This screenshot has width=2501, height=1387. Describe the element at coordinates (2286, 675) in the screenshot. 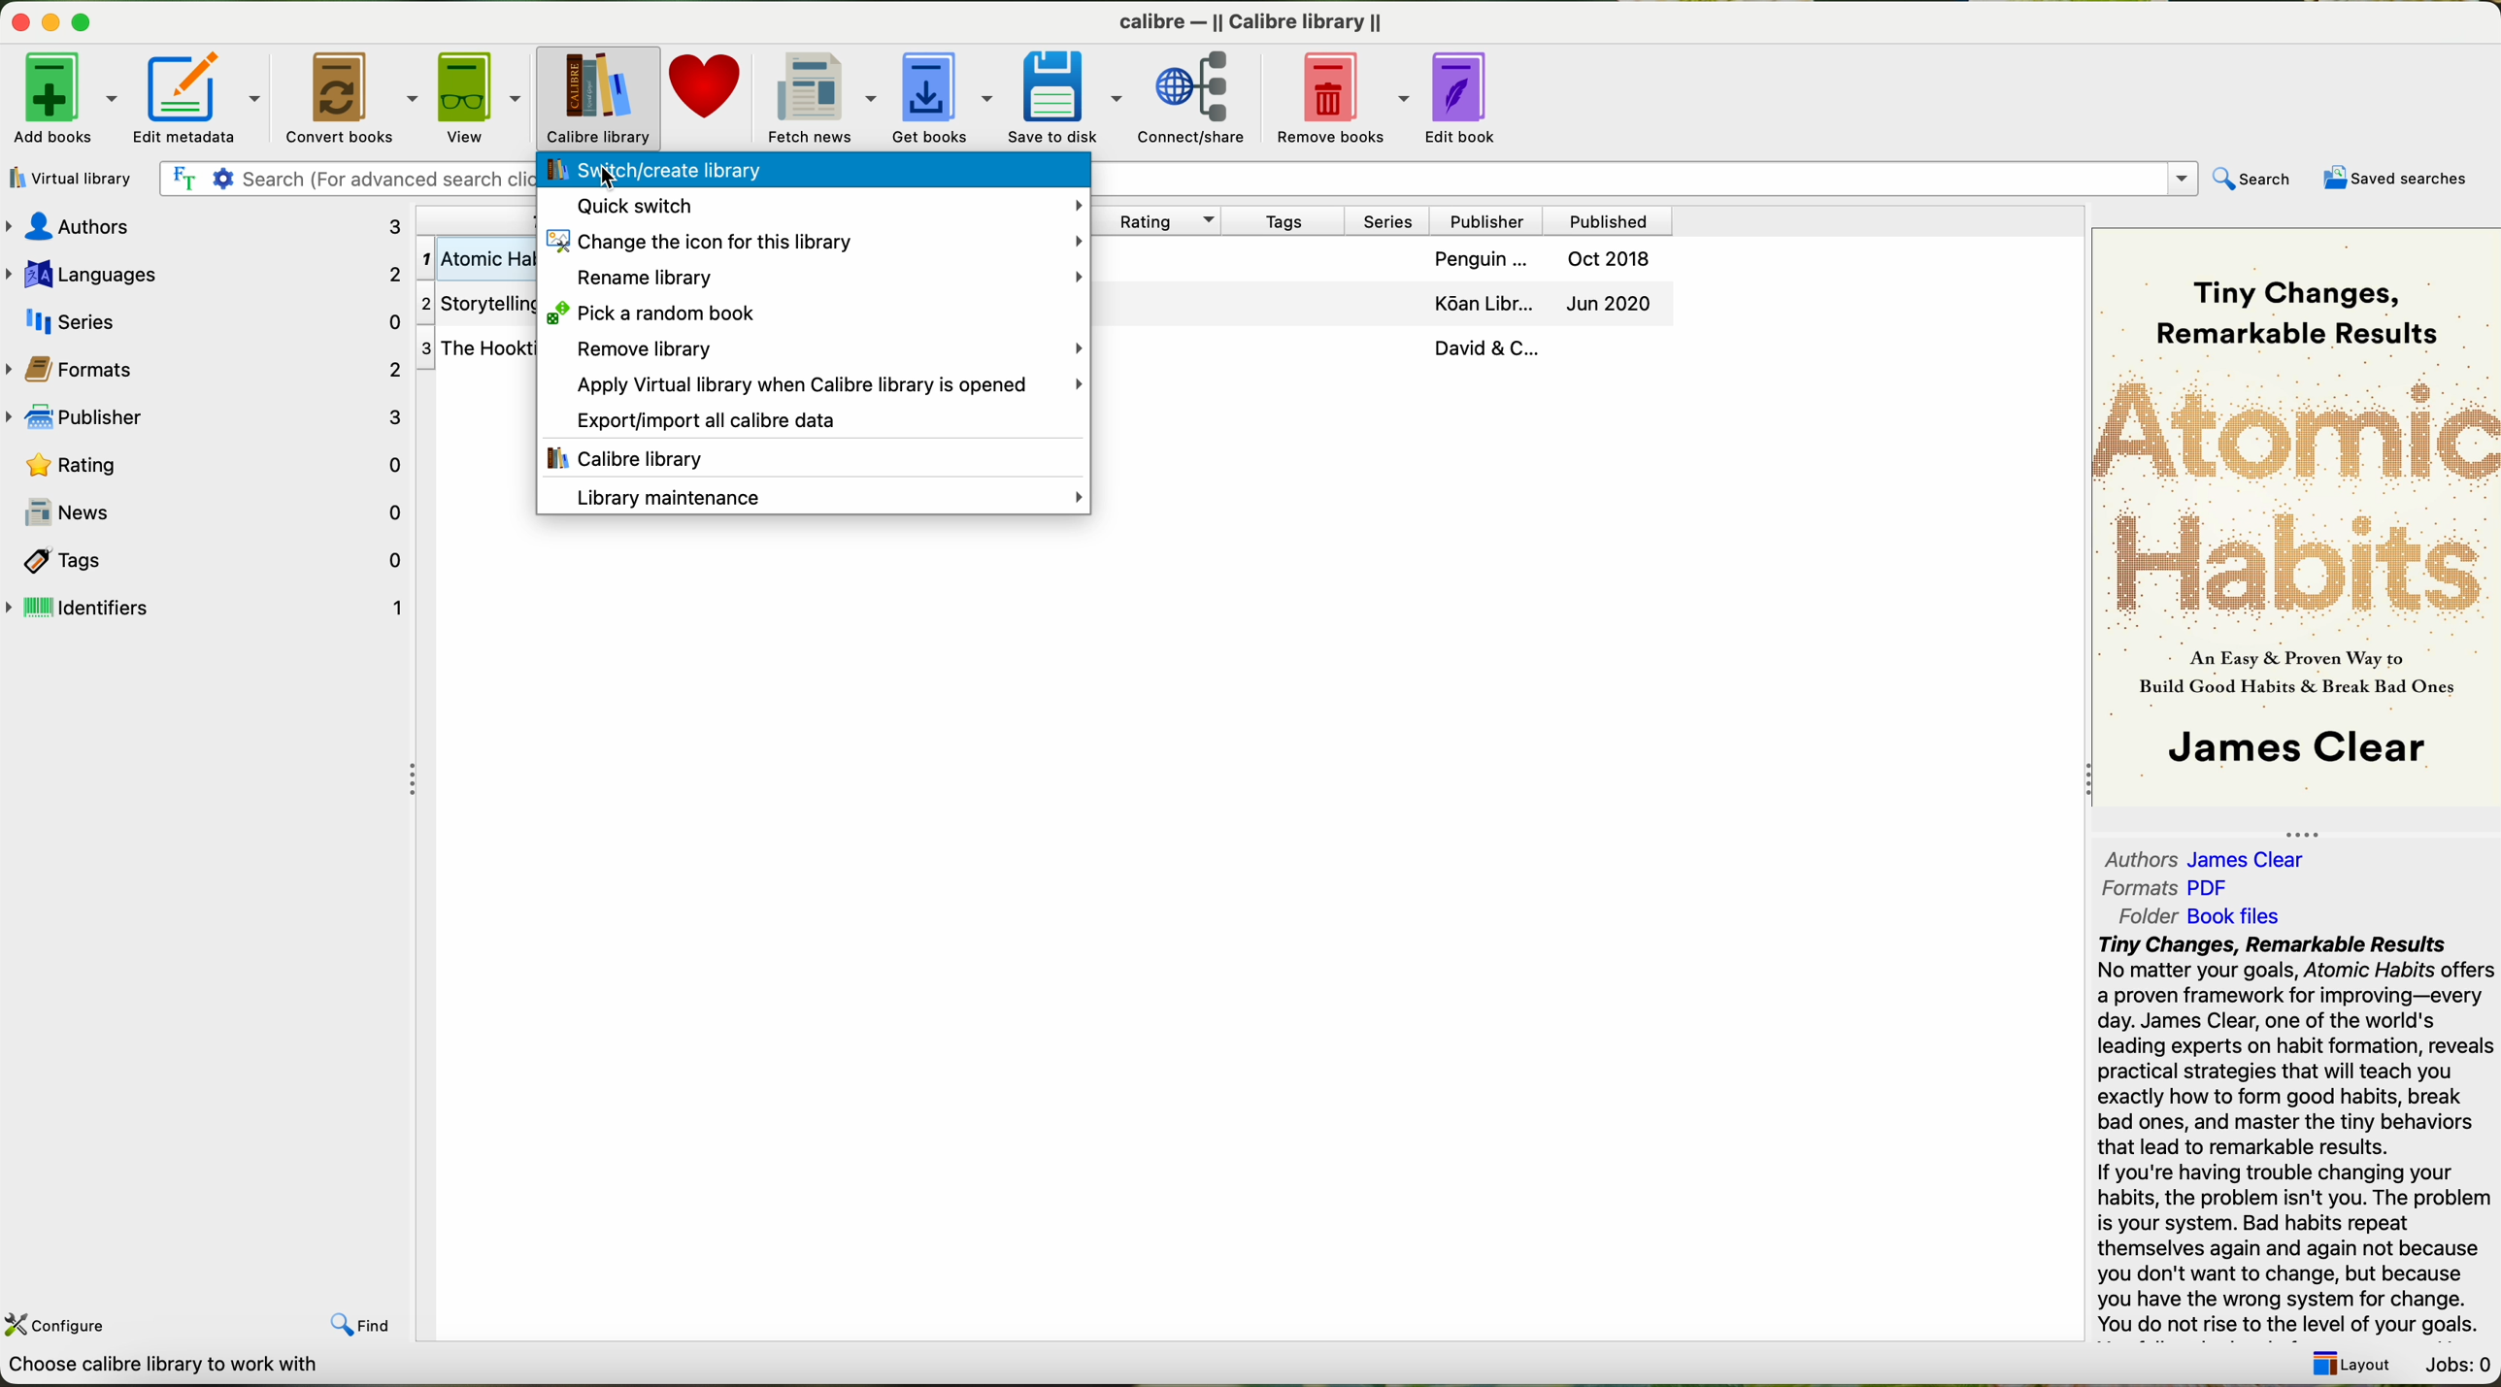

I see `As Easy & Proven Way toBuild Good Habits & Break Bad Ones` at that location.